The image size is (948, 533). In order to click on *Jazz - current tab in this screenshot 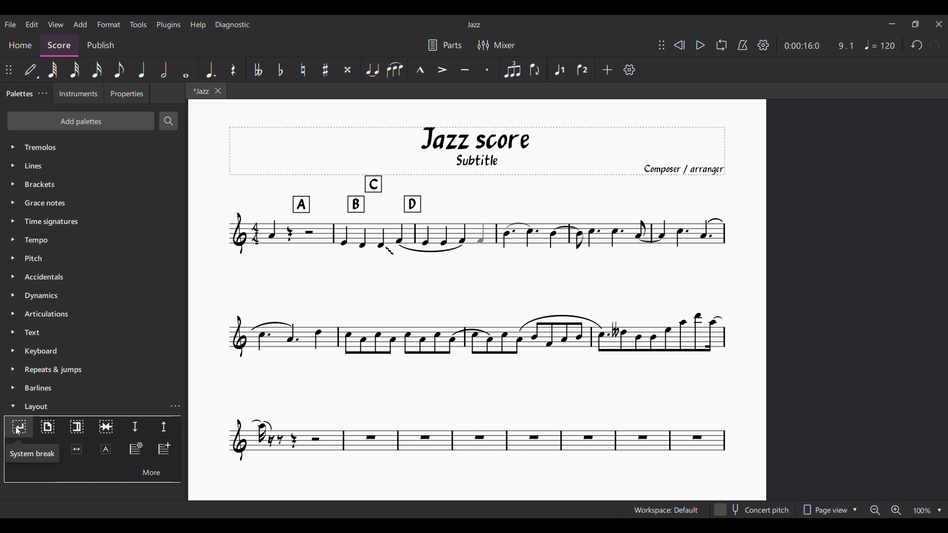, I will do `click(199, 90)`.